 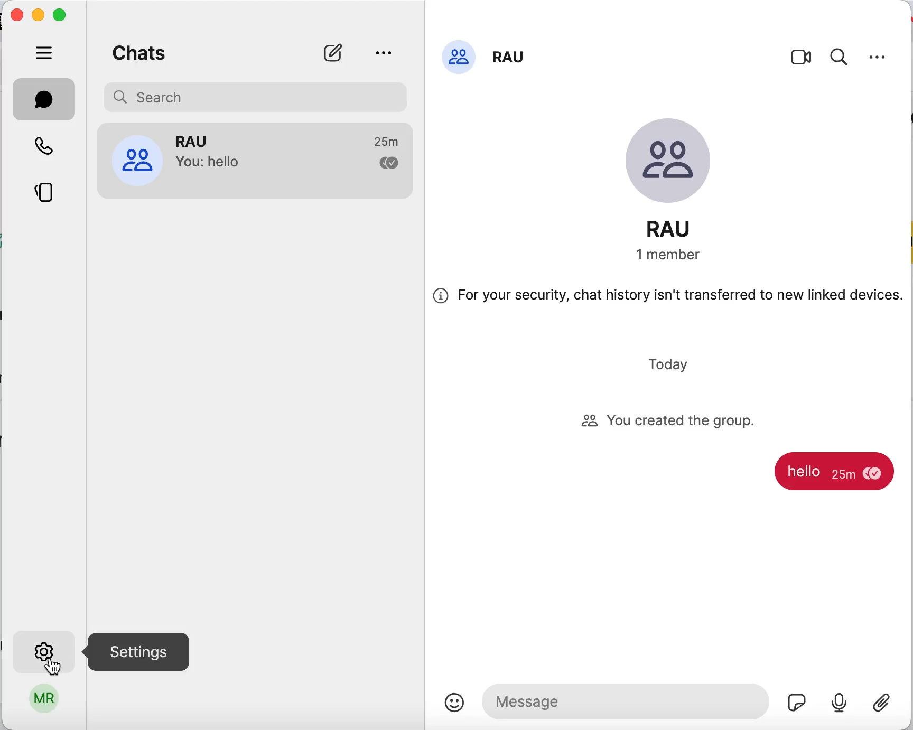 I want to click on user, so click(x=43, y=703).